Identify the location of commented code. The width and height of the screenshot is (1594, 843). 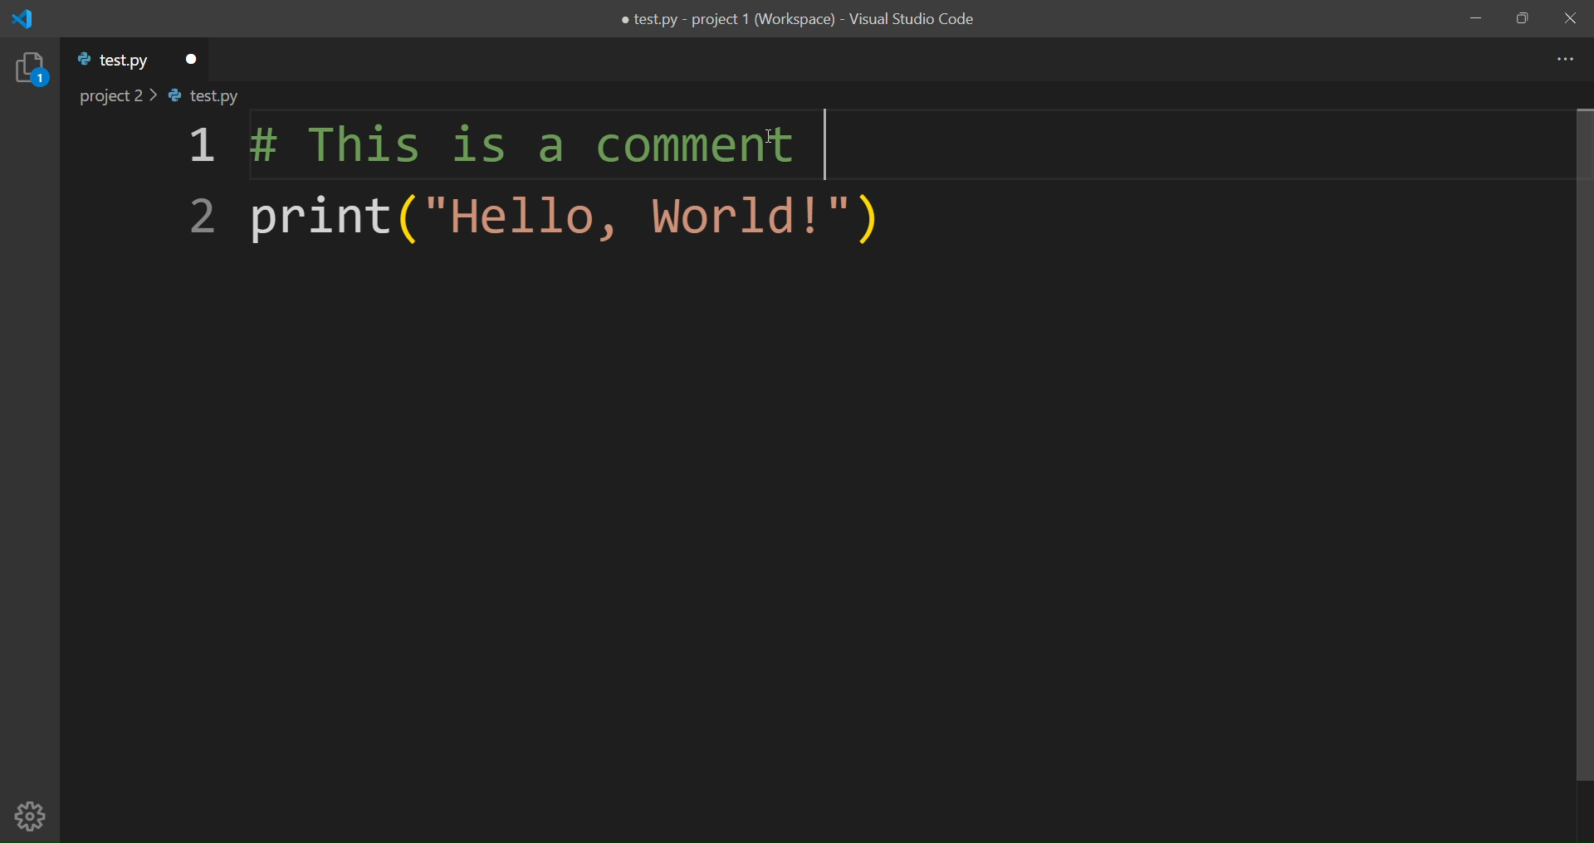
(512, 149).